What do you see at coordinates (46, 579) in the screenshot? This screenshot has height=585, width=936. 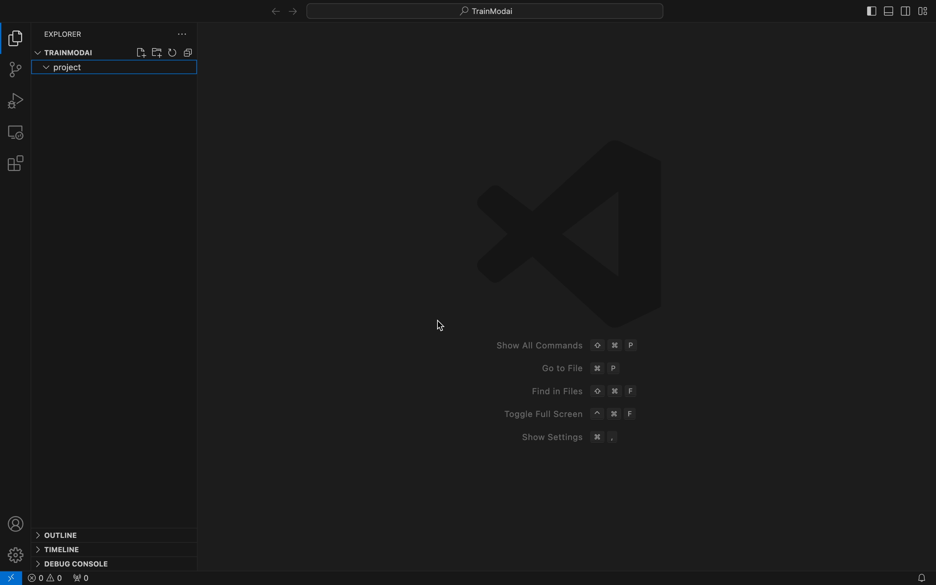 I see `0` at bounding box center [46, 579].